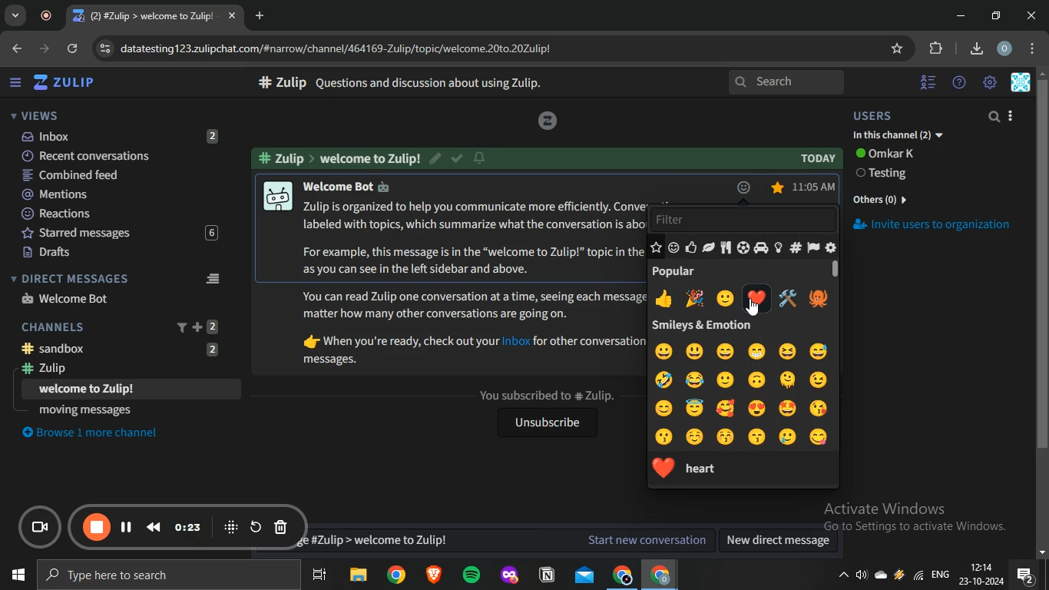 Image resolution: width=1049 pixels, height=590 pixels. I want to click on You subscribed to # Zulip., so click(546, 395).